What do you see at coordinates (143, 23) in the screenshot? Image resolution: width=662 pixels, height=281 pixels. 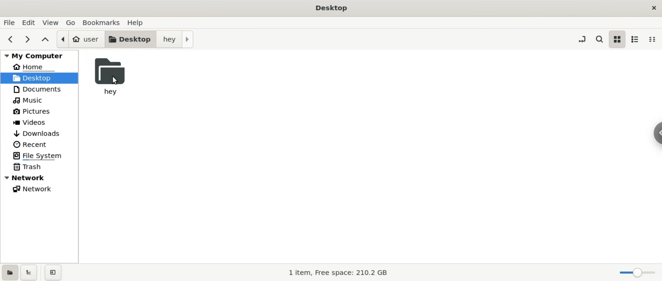 I see `help` at bounding box center [143, 23].